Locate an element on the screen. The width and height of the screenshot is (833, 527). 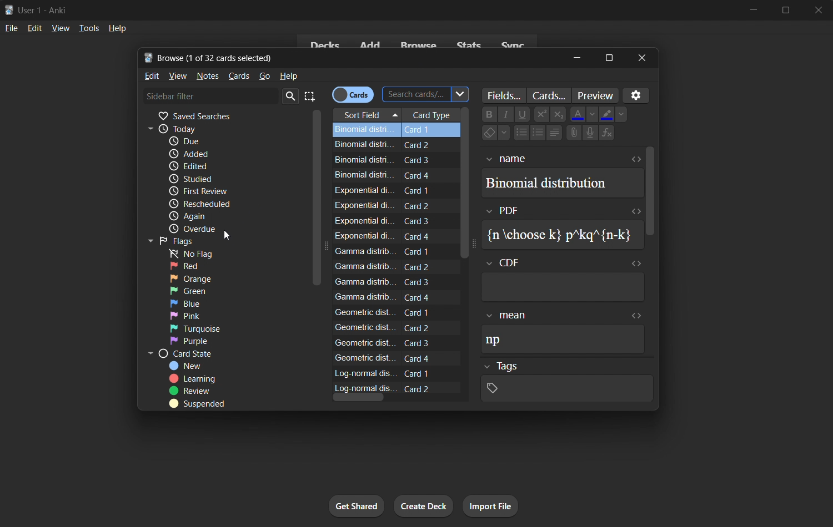
help is located at coordinates (117, 29).